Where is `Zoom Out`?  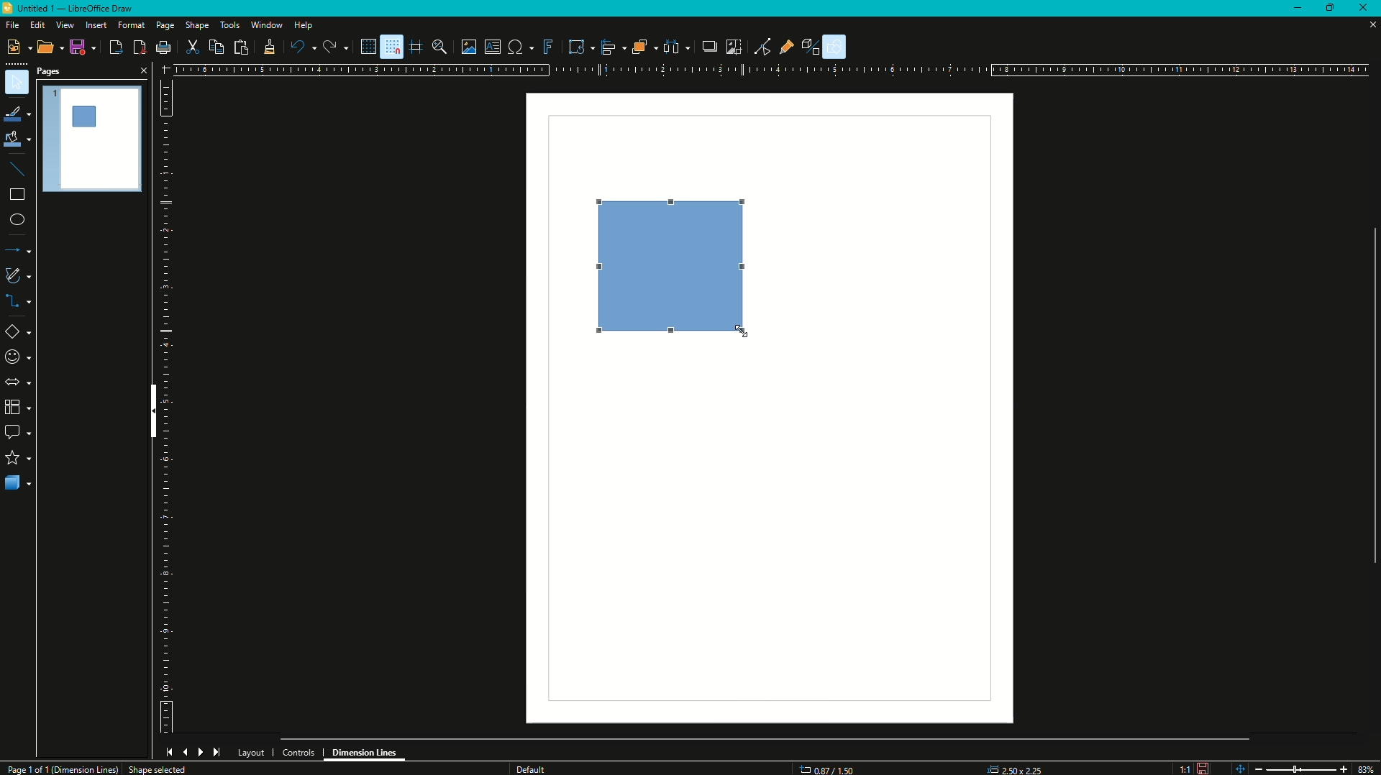
Zoom Out is located at coordinates (1256, 767).